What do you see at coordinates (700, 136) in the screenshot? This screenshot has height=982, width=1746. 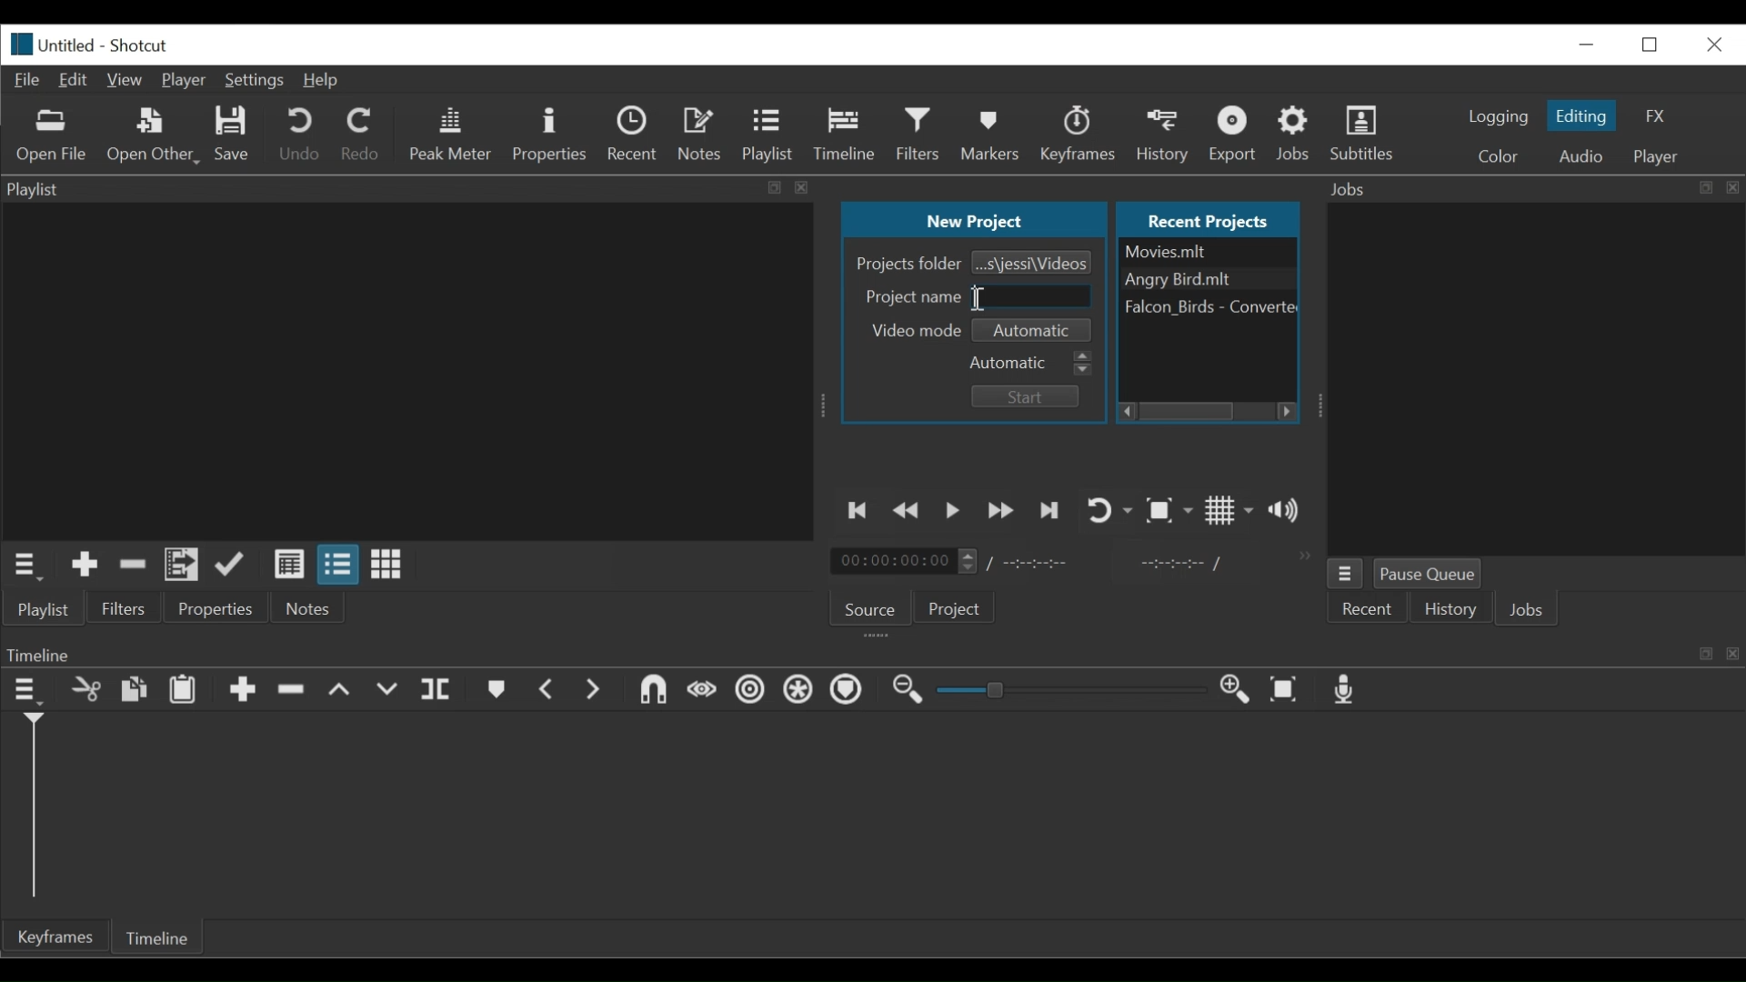 I see `Notes` at bounding box center [700, 136].